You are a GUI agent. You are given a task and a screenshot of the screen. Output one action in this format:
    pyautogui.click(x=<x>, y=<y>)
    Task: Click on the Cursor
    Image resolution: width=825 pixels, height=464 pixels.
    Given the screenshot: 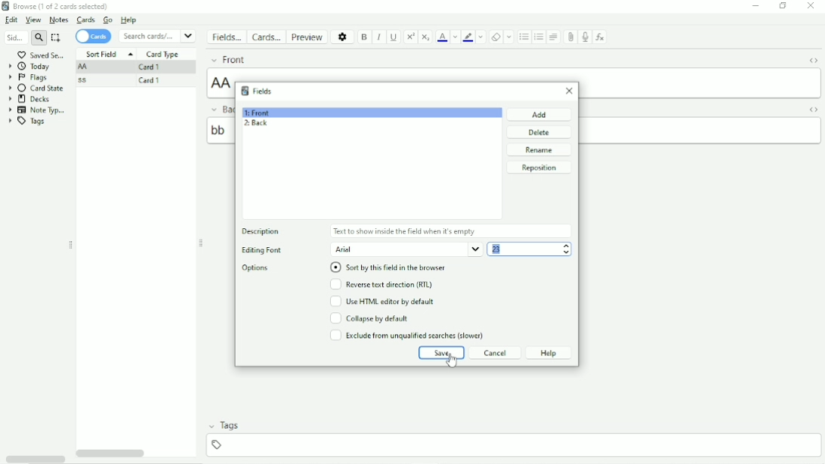 What is the action you would take?
    pyautogui.click(x=452, y=360)
    